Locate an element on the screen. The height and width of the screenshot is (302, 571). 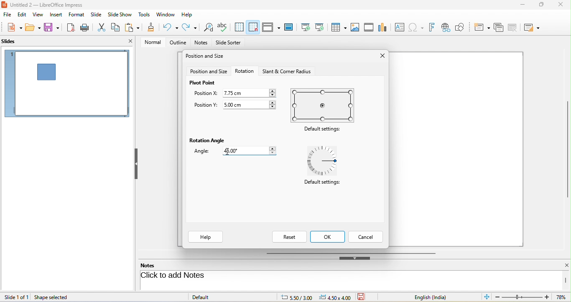
click to add notes is located at coordinates (206, 276).